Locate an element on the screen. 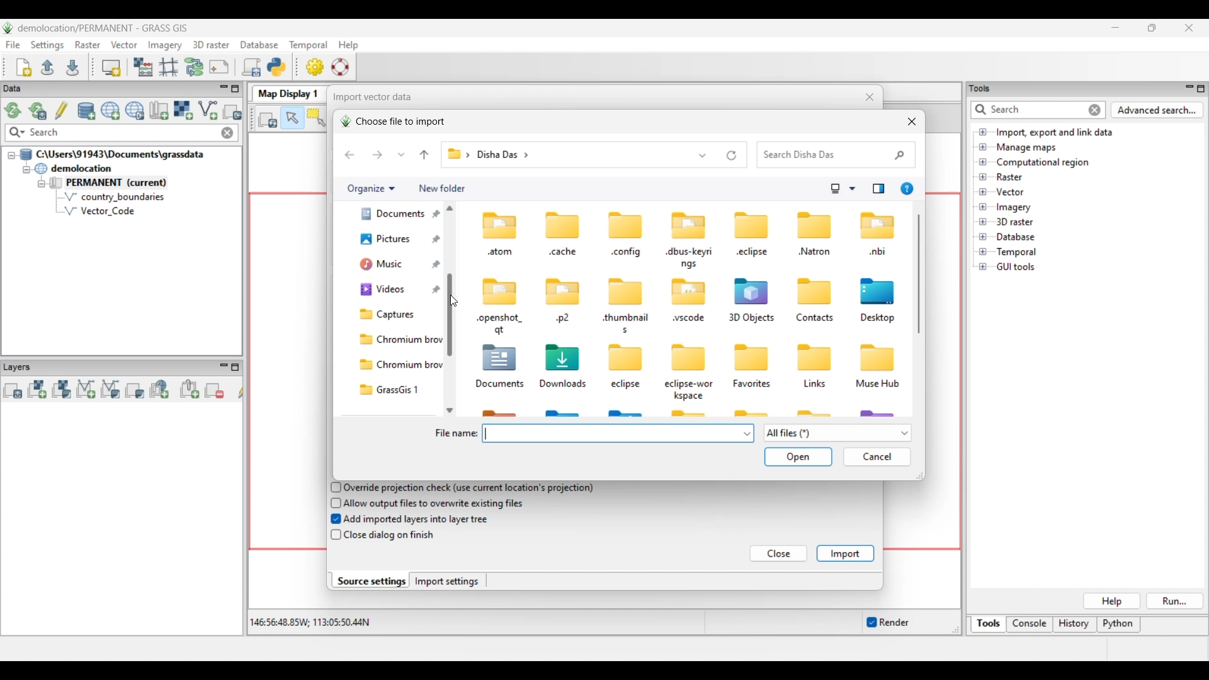  checkbox is located at coordinates (334, 535).